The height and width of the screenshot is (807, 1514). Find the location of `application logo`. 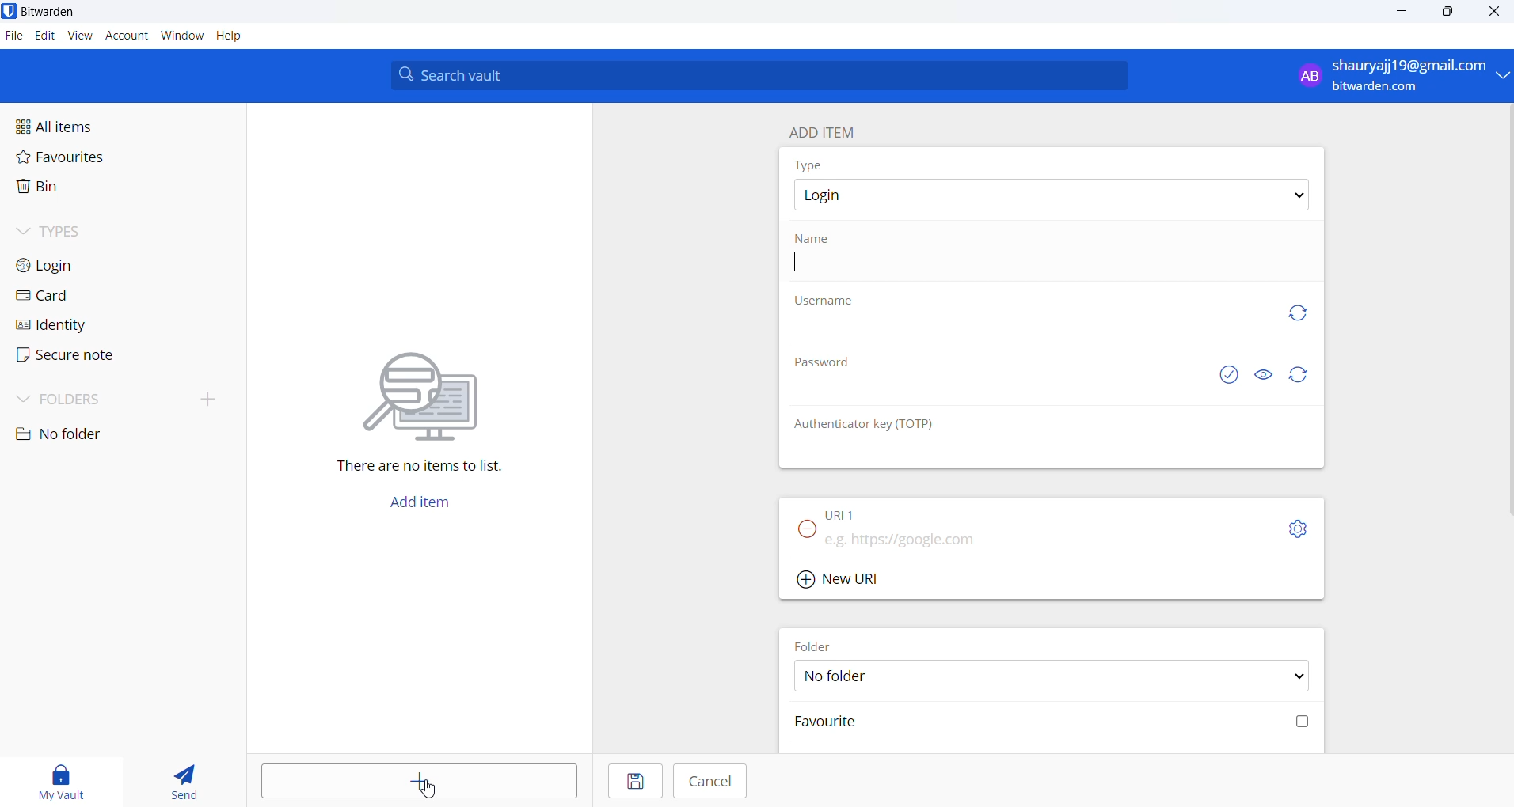

application logo is located at coordinates (10, 11).